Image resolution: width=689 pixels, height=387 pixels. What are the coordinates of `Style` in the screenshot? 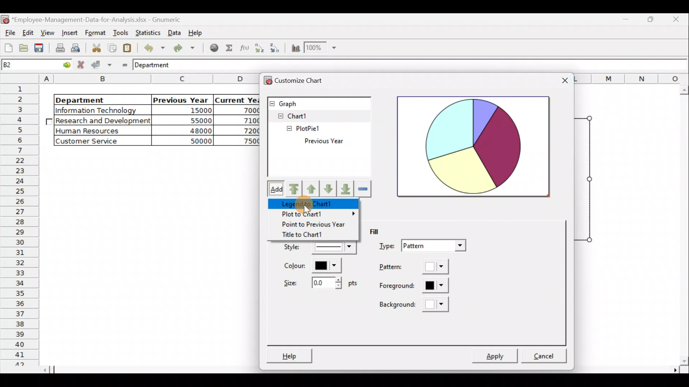 It's located at (317, 249).